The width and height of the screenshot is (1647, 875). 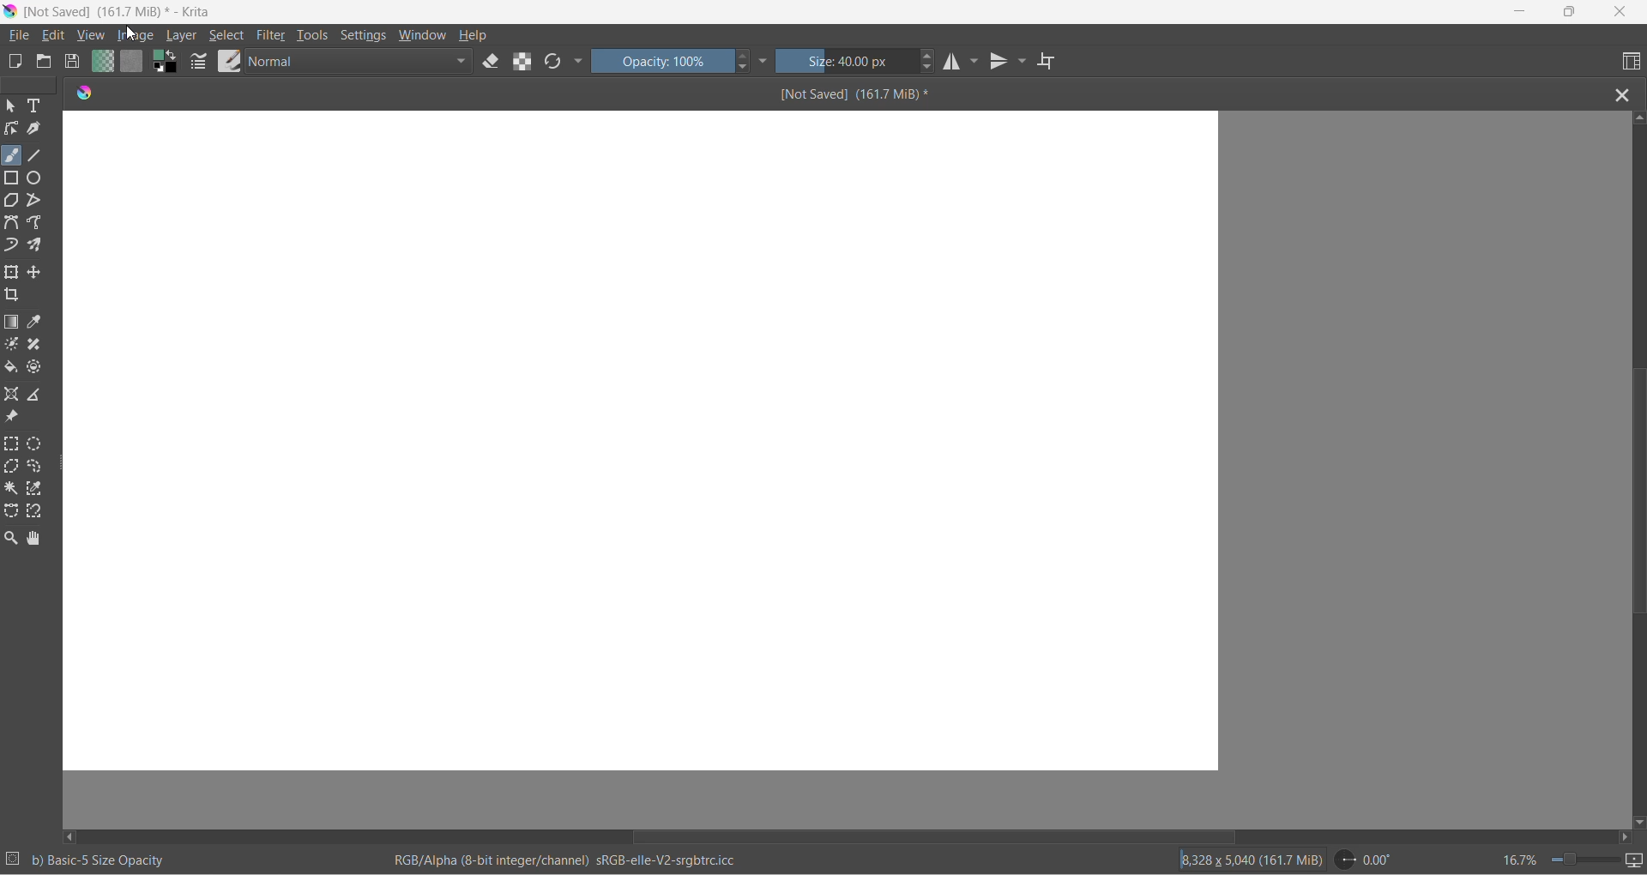 I want to click on draw a gradient, so click(x=14, y=323).